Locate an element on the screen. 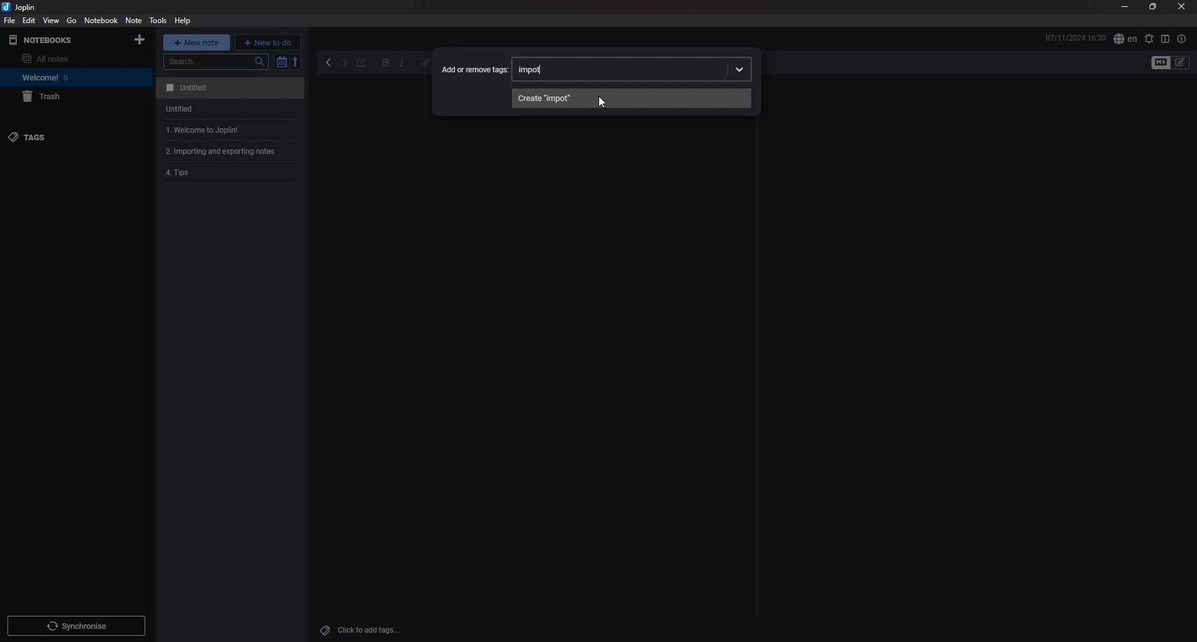  input is located at coordinates (534, 70).